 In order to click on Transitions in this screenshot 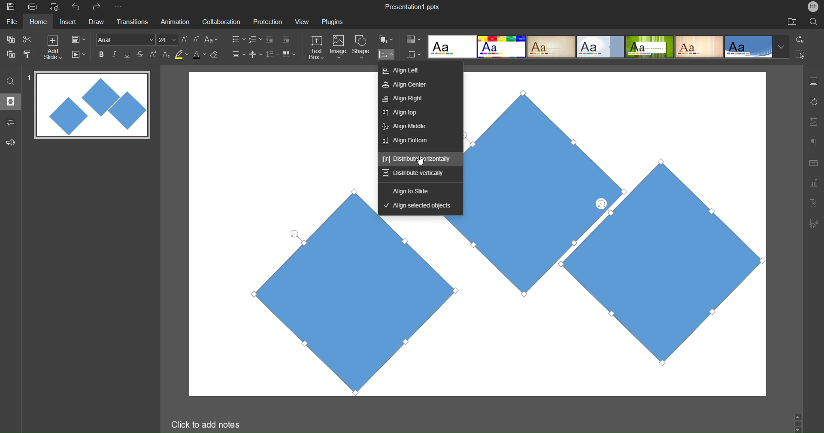, I will do `click(131, 22)`.